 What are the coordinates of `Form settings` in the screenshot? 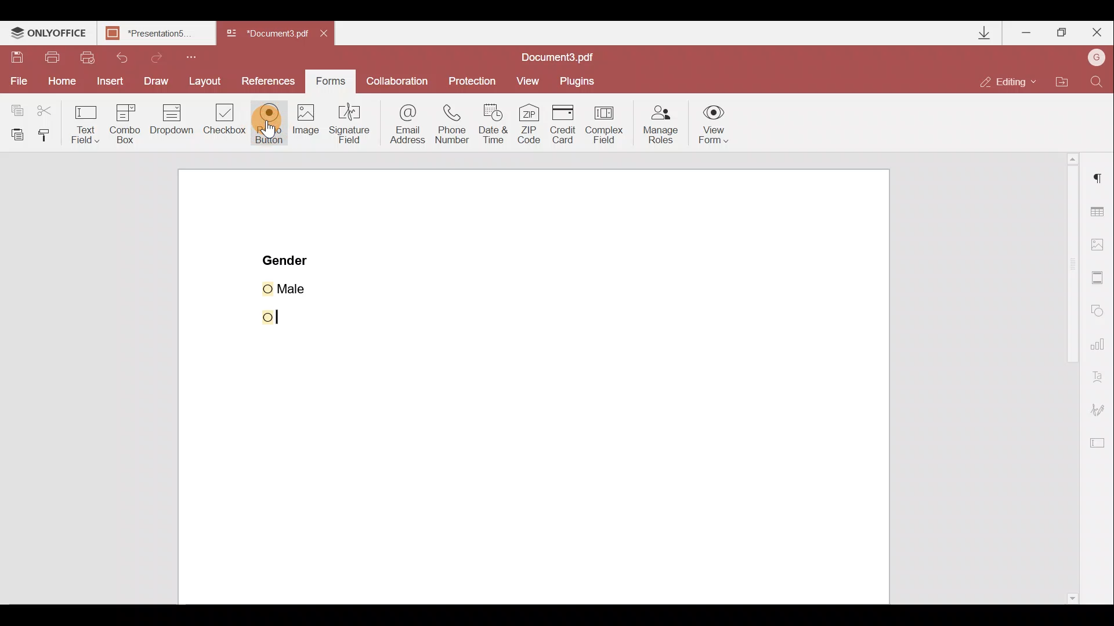 It's located at (1100, 446).